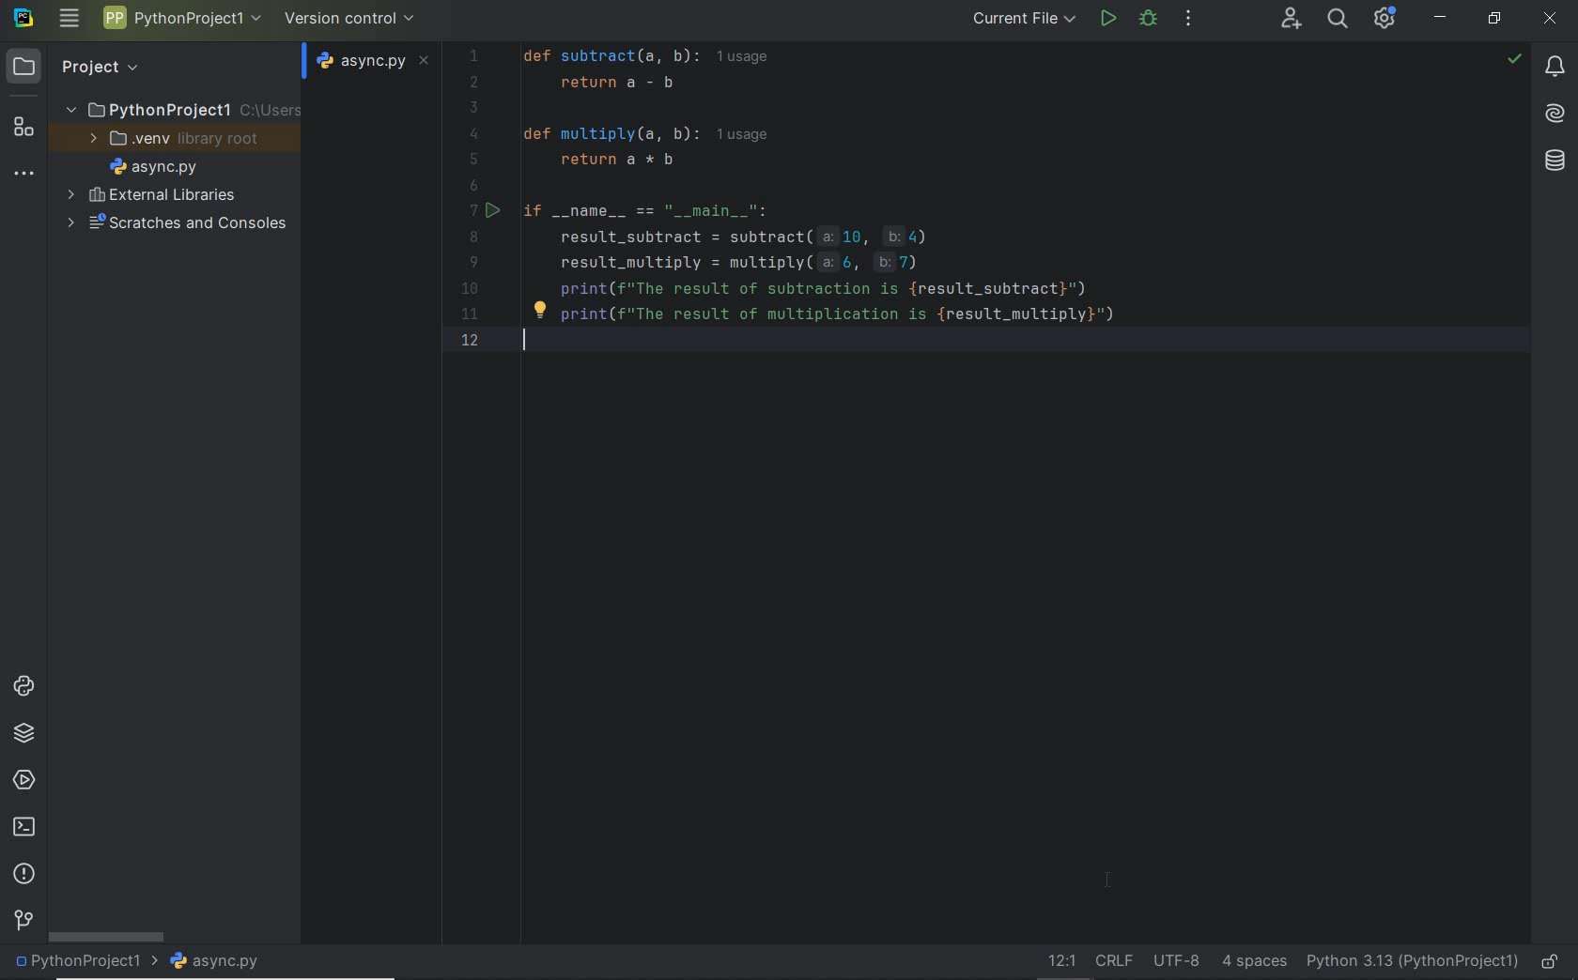  I want to click on python console, so click(27, 688).